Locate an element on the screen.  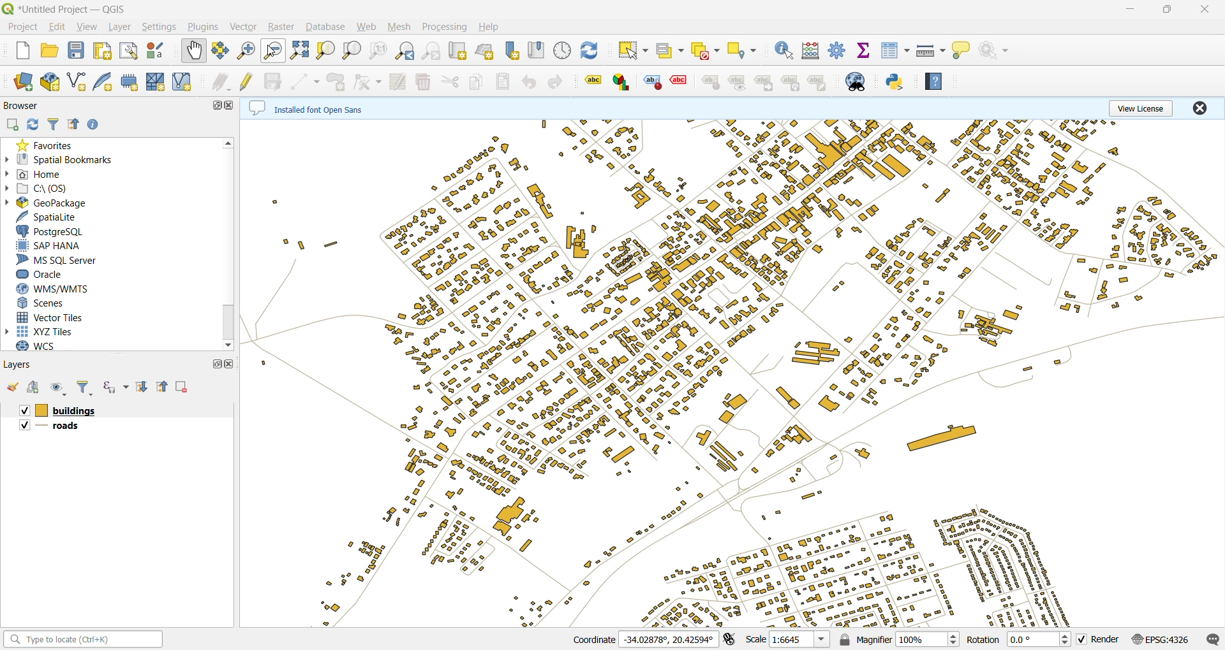
wms/wmts is located at coordinates (61, 288).